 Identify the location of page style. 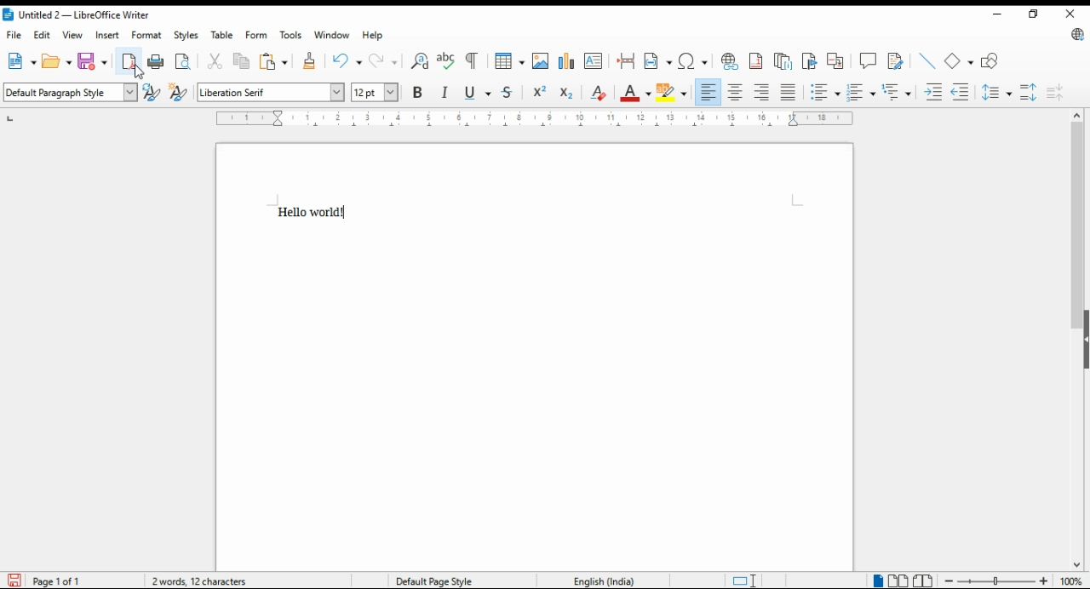
(446, 580).